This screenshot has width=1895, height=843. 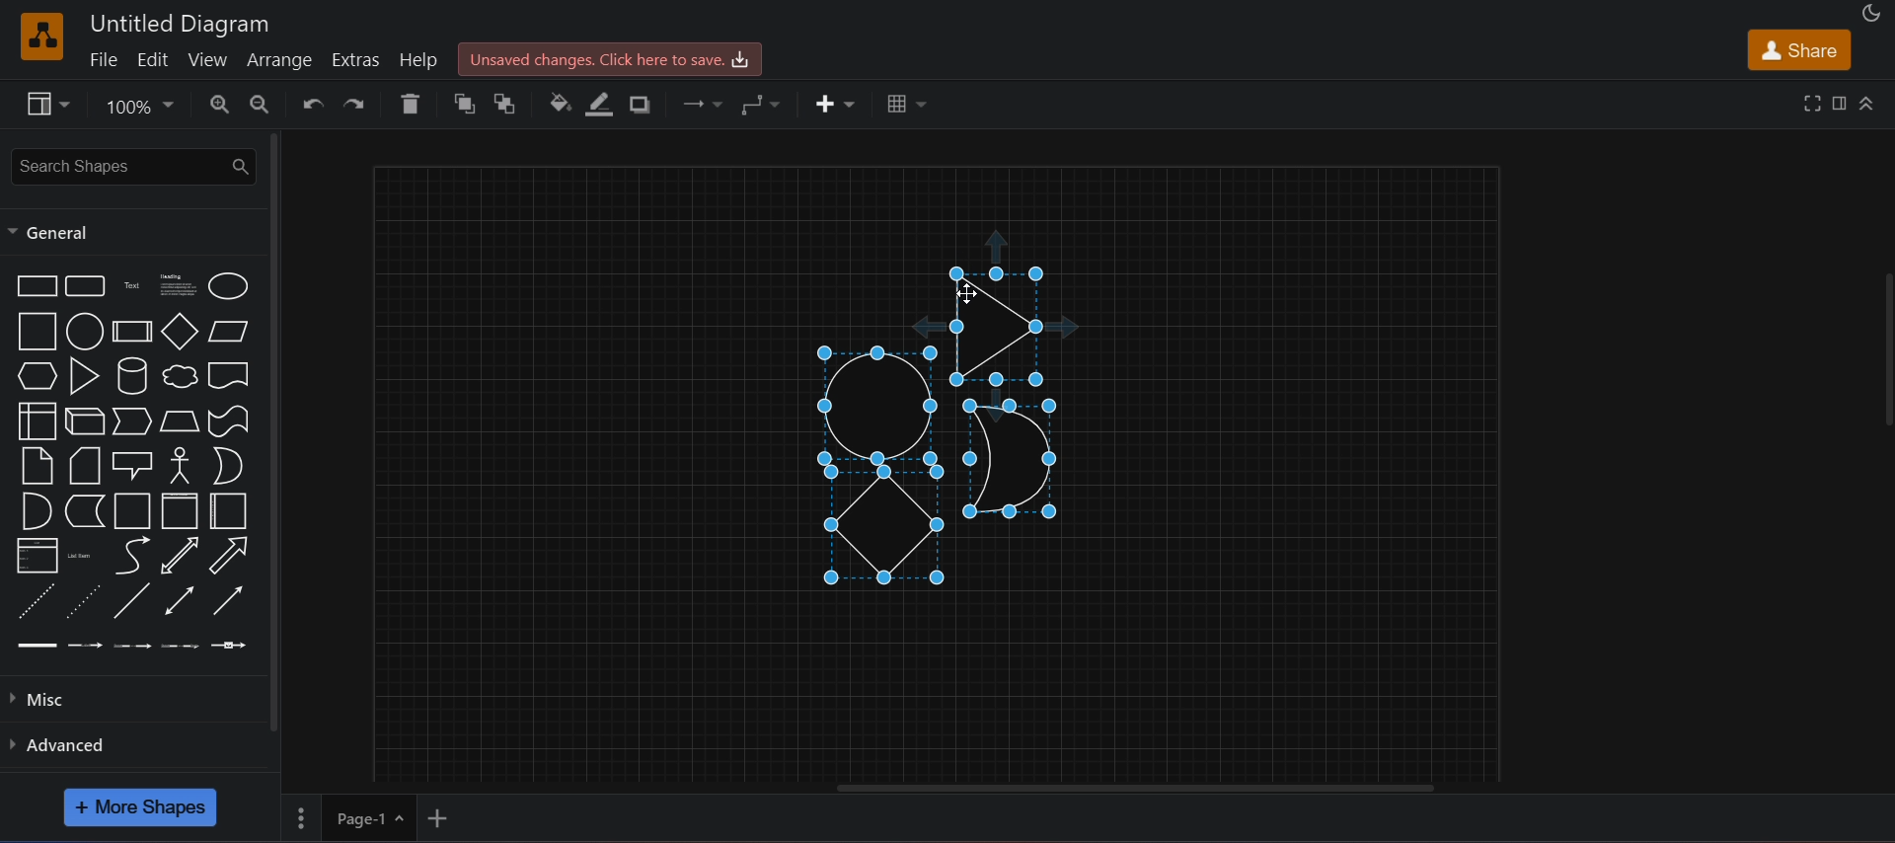 I want to click on waypoints, so click(x=770, y=105).